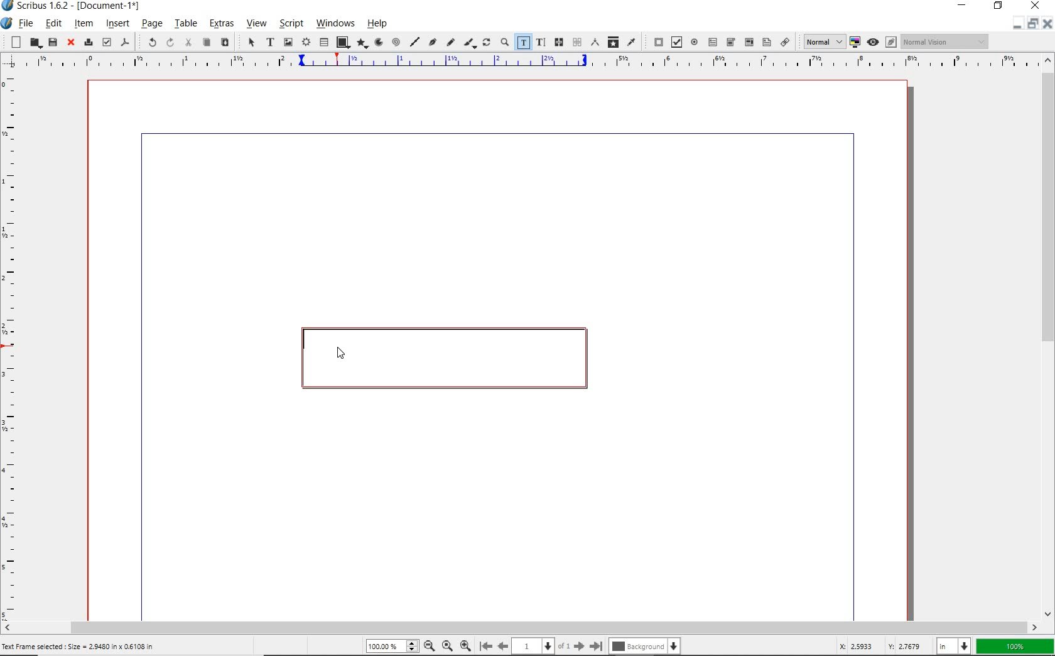 This screenshot has height=656, width=1055. Describe the element at coordinates (342, 43) in the screenshot. I see `shape` at that location.